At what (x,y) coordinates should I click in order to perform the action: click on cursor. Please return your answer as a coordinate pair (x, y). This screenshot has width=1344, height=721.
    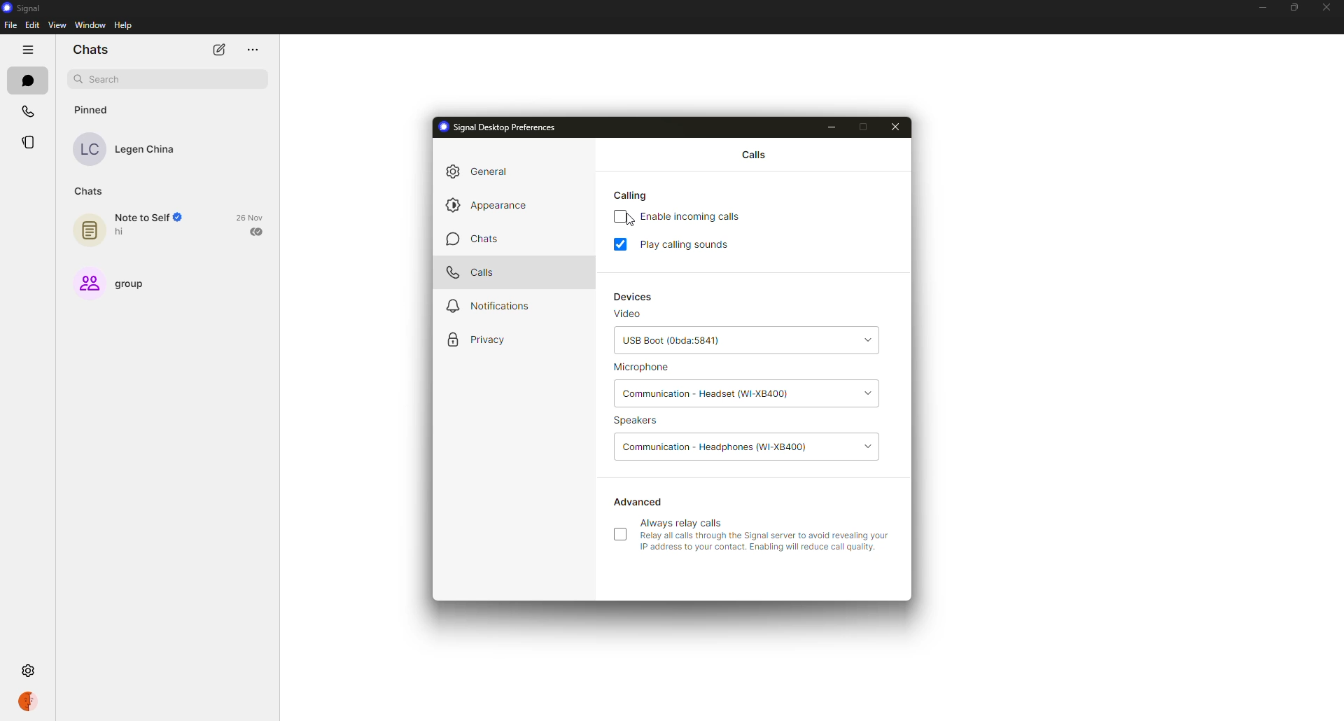
    Looking at the image, I should click on (626, 223).